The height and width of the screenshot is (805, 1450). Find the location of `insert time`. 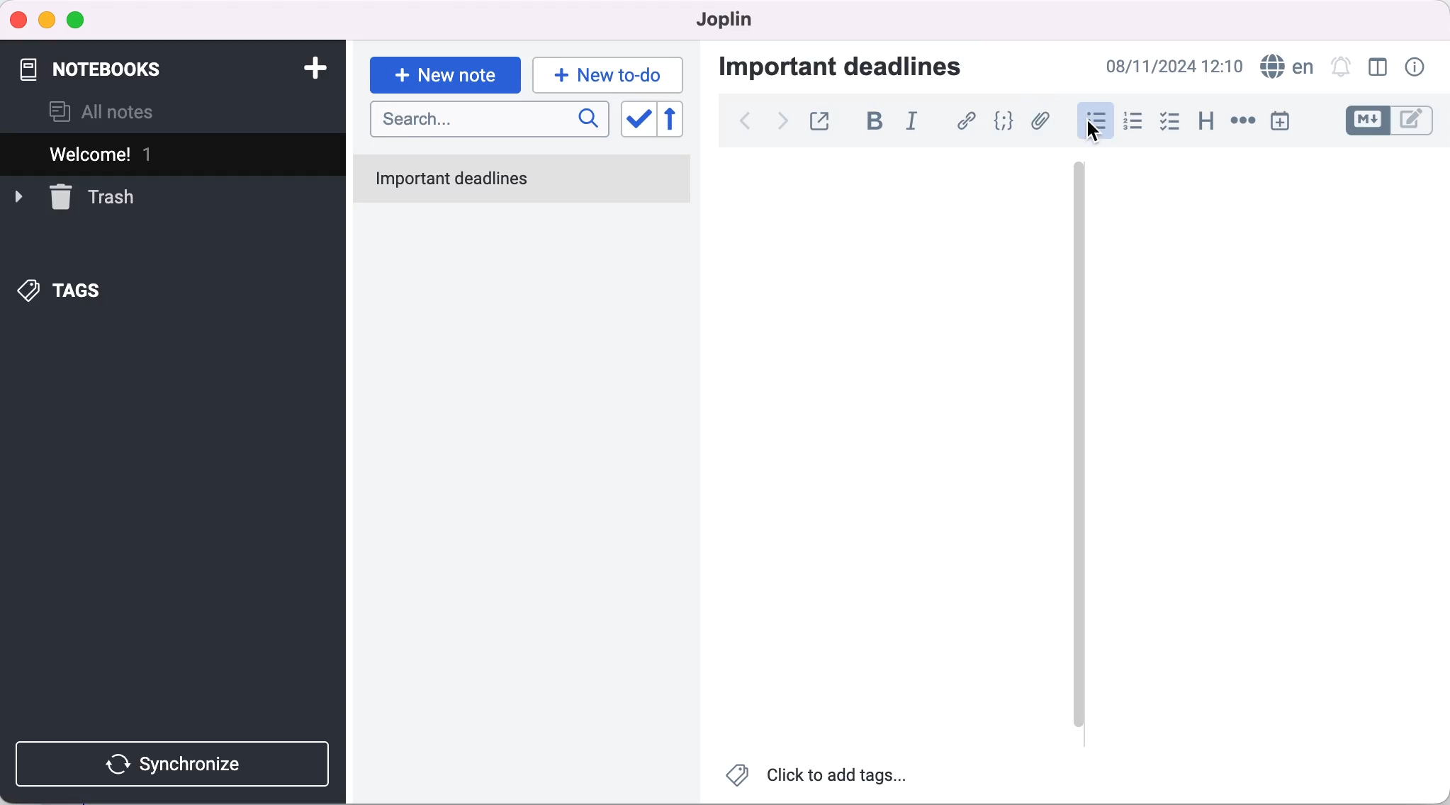

insert time is located at coordinates (1288, 120).